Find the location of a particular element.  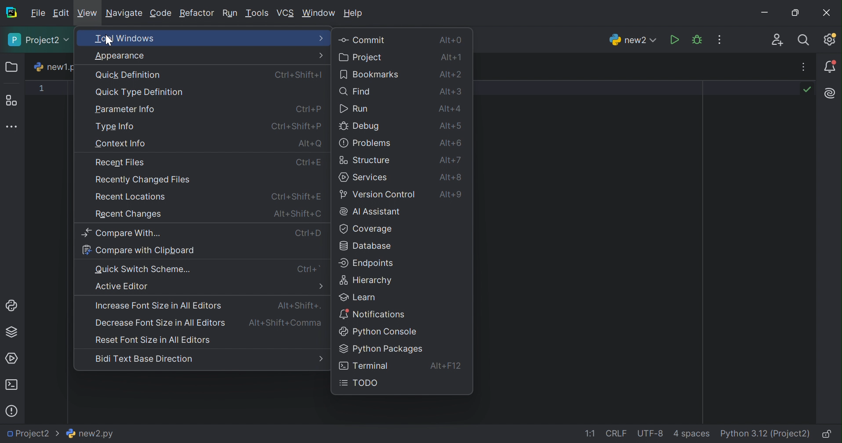

Project2 is located at coordinates (32, 434).